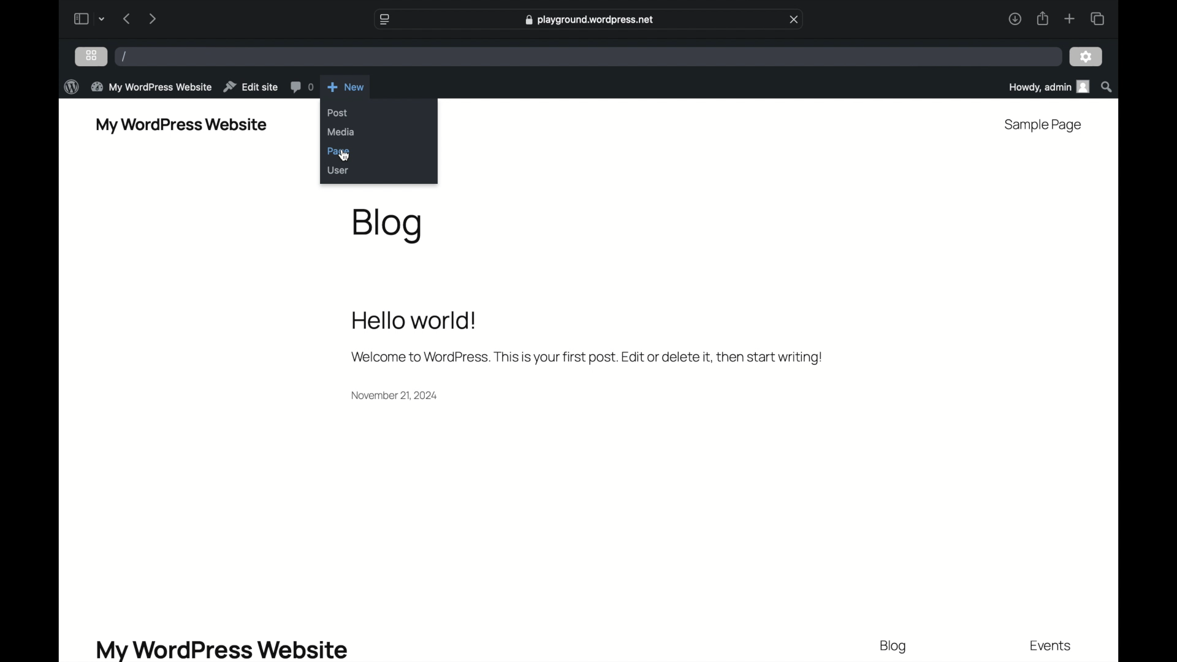 The image size is (1177, 662). What do you see at coordinates (1070, 18) in the screenshot?
I see `new tab` at bounding box center [1070, 18].